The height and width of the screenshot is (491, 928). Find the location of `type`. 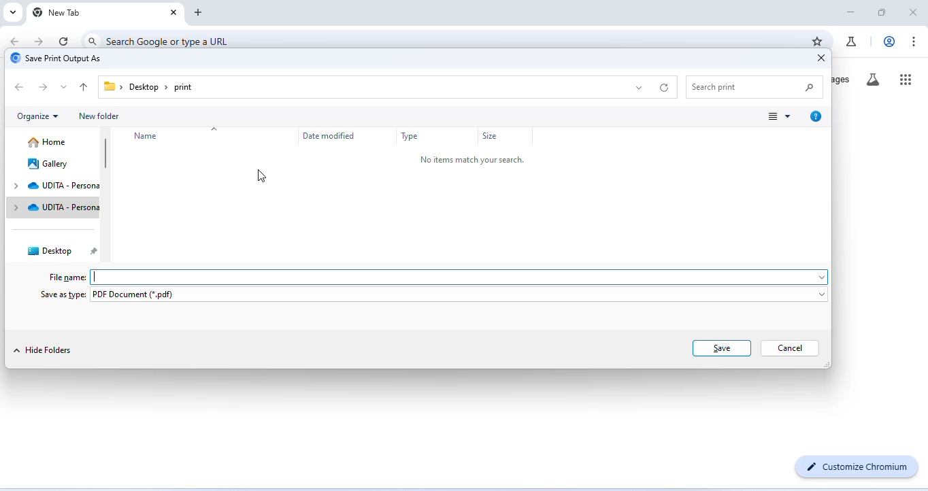

type is located at coordinates (411, 137).